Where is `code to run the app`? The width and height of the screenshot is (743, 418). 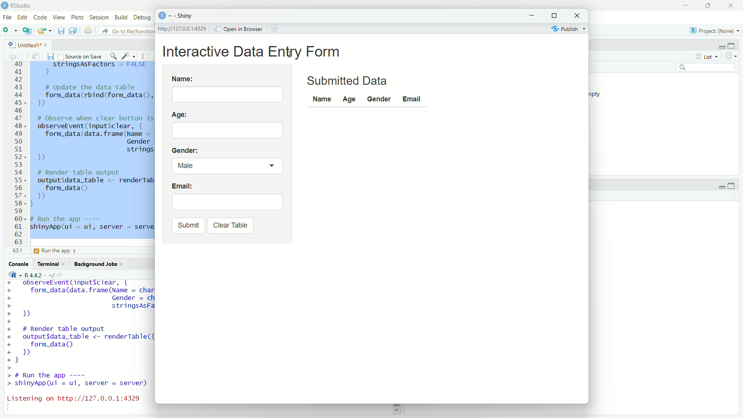
code to run the app is located at coordinates (92, 224).